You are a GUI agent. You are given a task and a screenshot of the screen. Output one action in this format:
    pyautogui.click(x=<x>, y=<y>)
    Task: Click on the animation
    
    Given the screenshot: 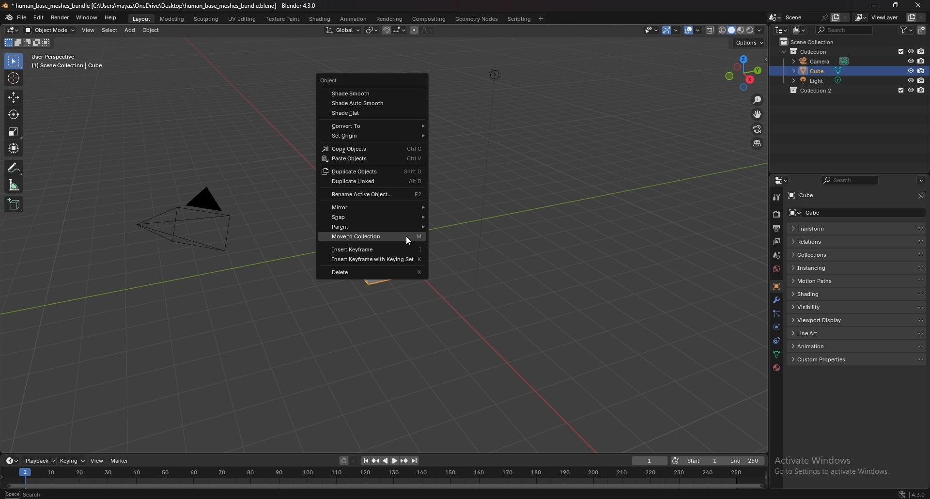 What is the action you would take?
    pyautogui.click(x=825, y=345)
    